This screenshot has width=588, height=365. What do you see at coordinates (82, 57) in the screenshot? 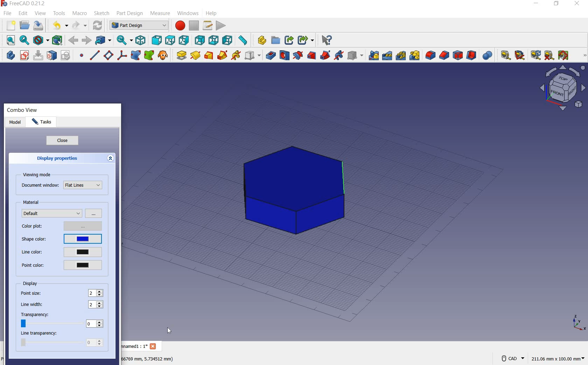
I see `create a datum point` at bounding box center [82, 57].